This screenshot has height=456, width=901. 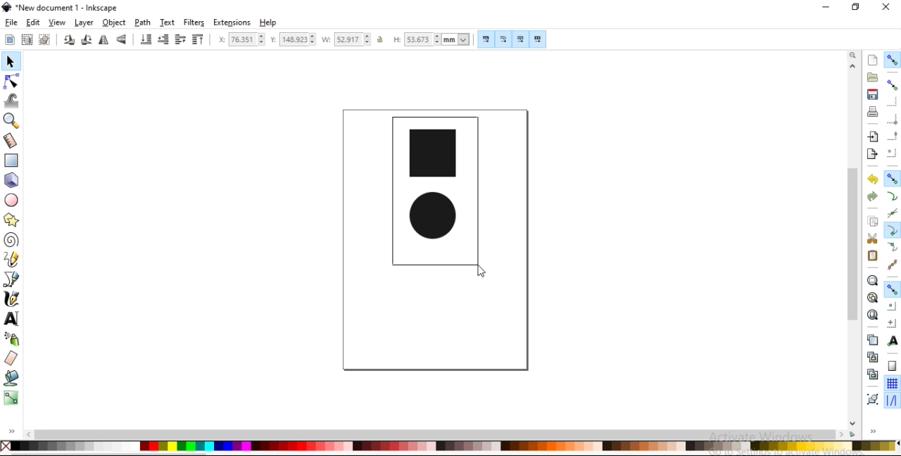 What do you see at coordinates (435, 433) in the screenshot?
I see `scrollbar` at bounding box center [435, 433].